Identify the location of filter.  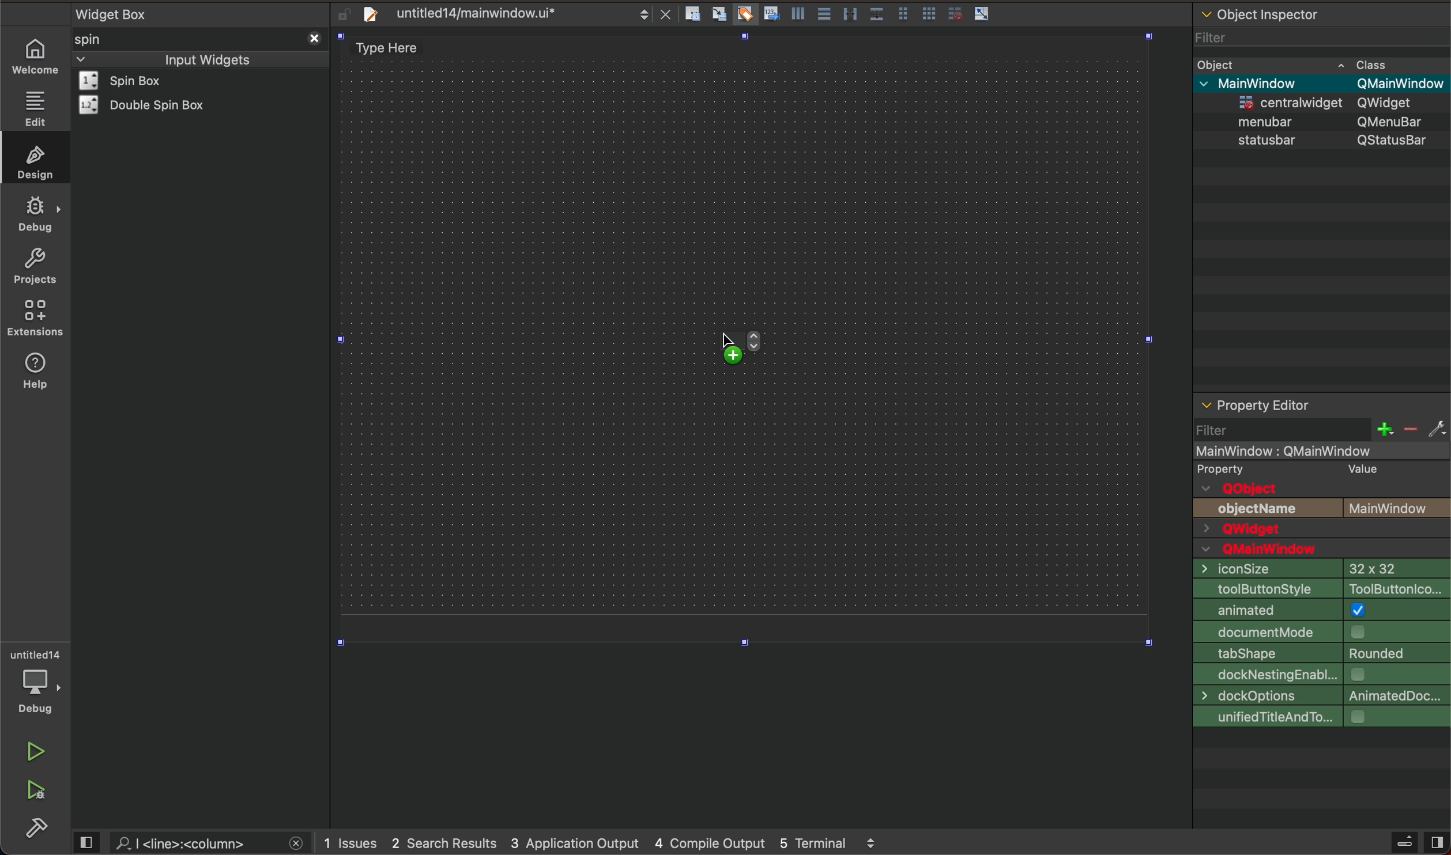
(1322, 429).